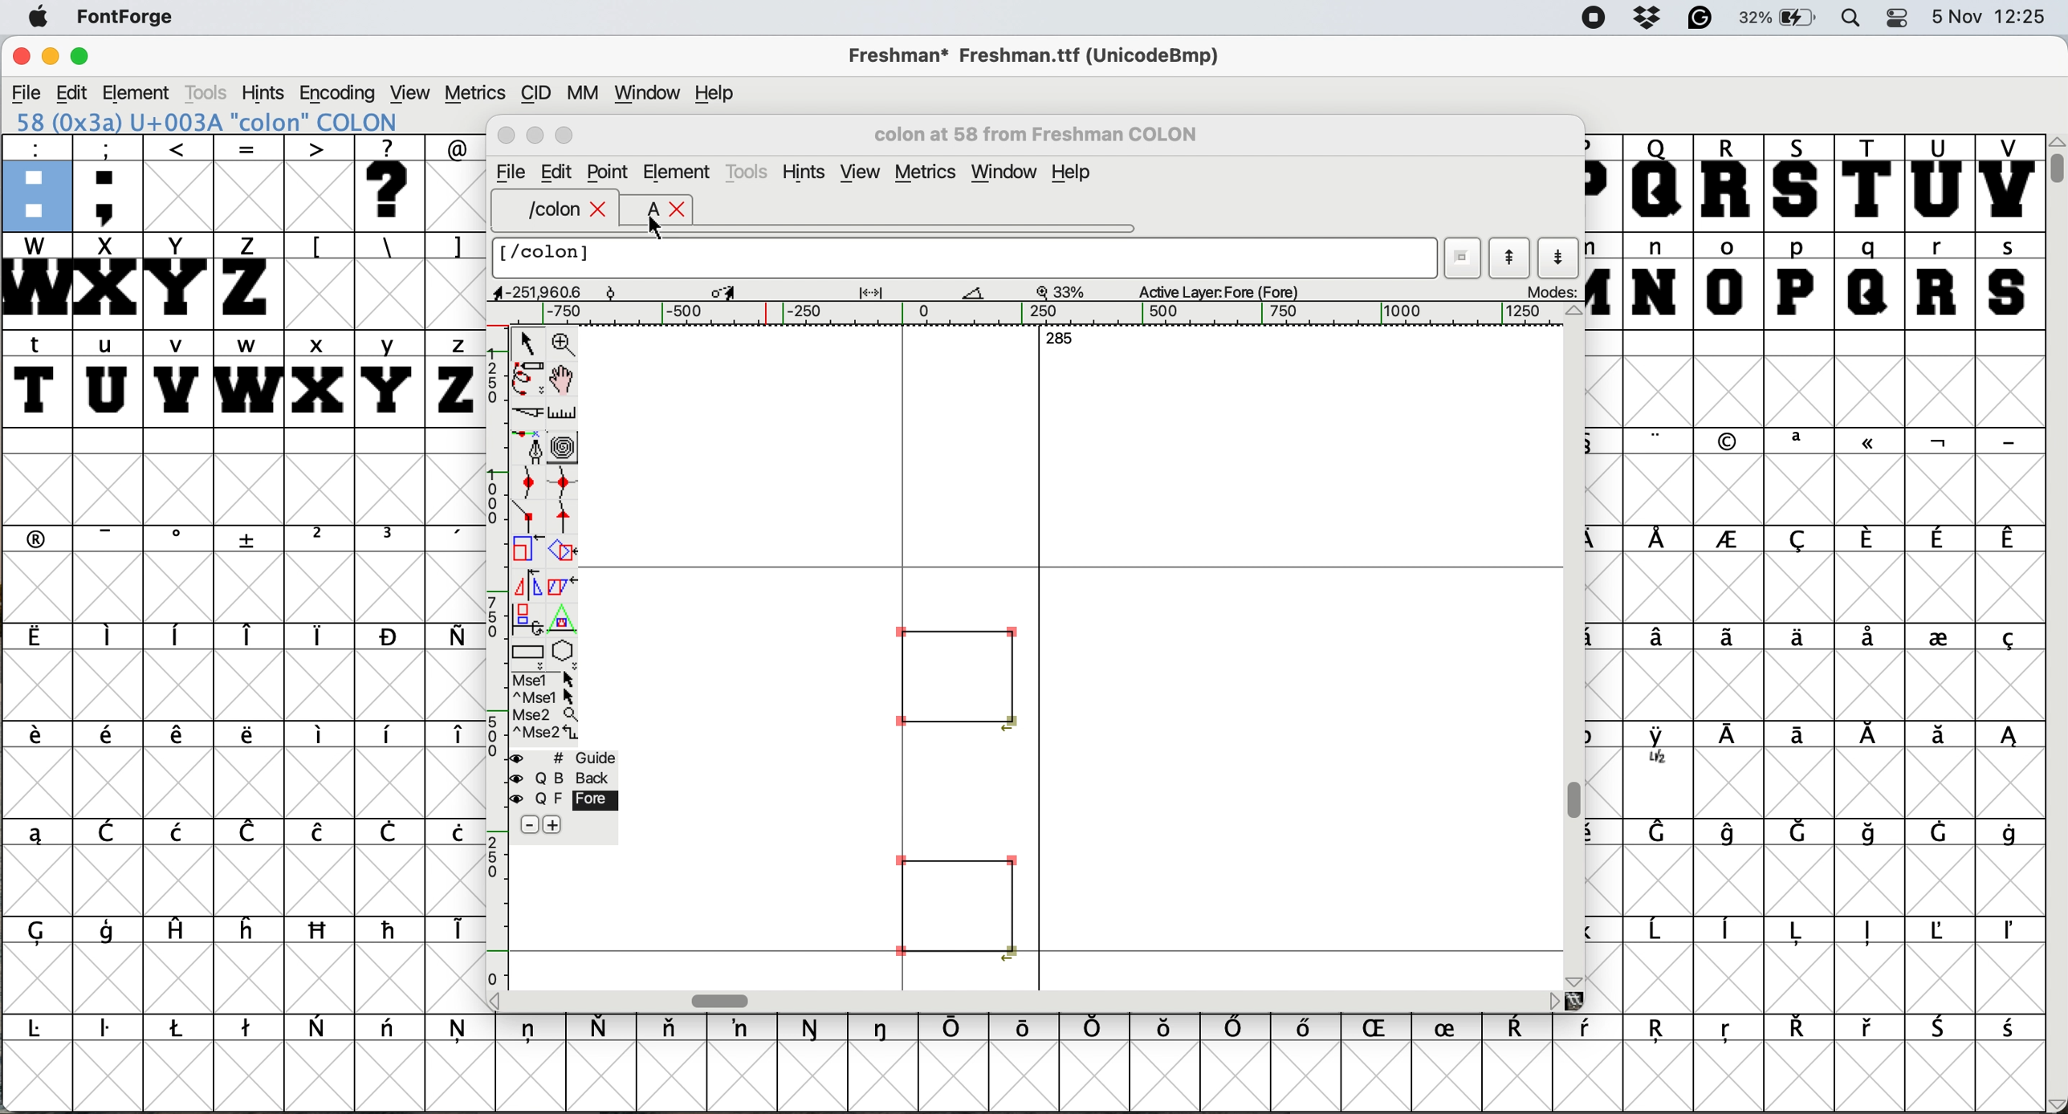  I want to click on maximise, so click(565, 136).